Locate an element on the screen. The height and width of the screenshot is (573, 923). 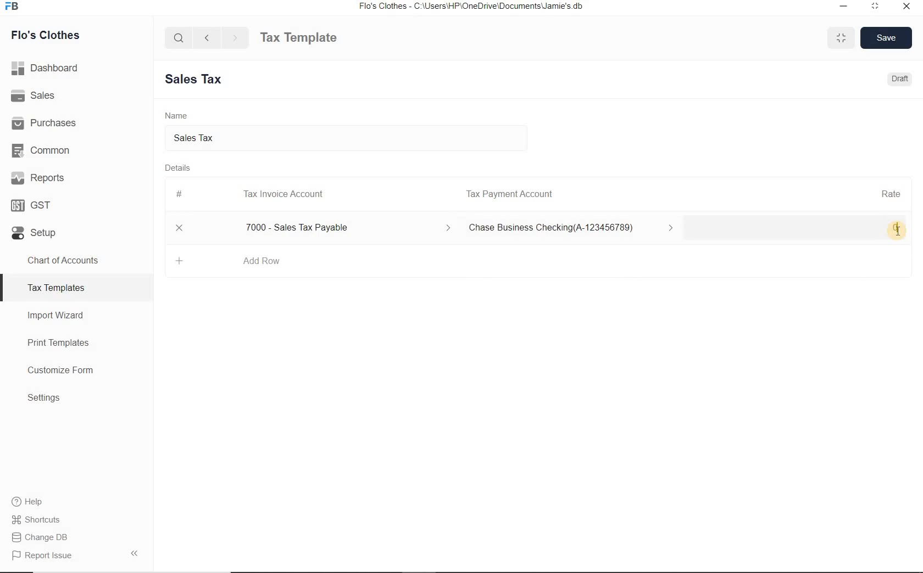
Flo's Clothes is located at coordinates (43, 35).